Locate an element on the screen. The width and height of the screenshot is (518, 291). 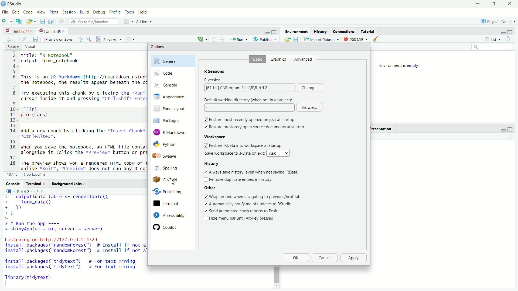
Browse... is located at coordinates (309, 108).